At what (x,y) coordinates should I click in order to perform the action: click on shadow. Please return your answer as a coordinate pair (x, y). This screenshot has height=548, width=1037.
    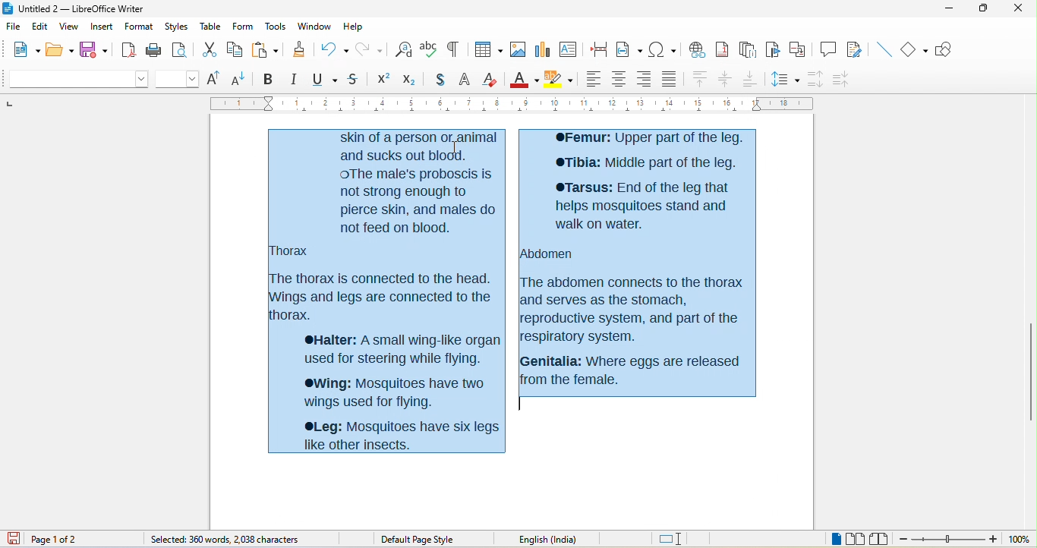
    Looking at the image, I should click on (437, 80).